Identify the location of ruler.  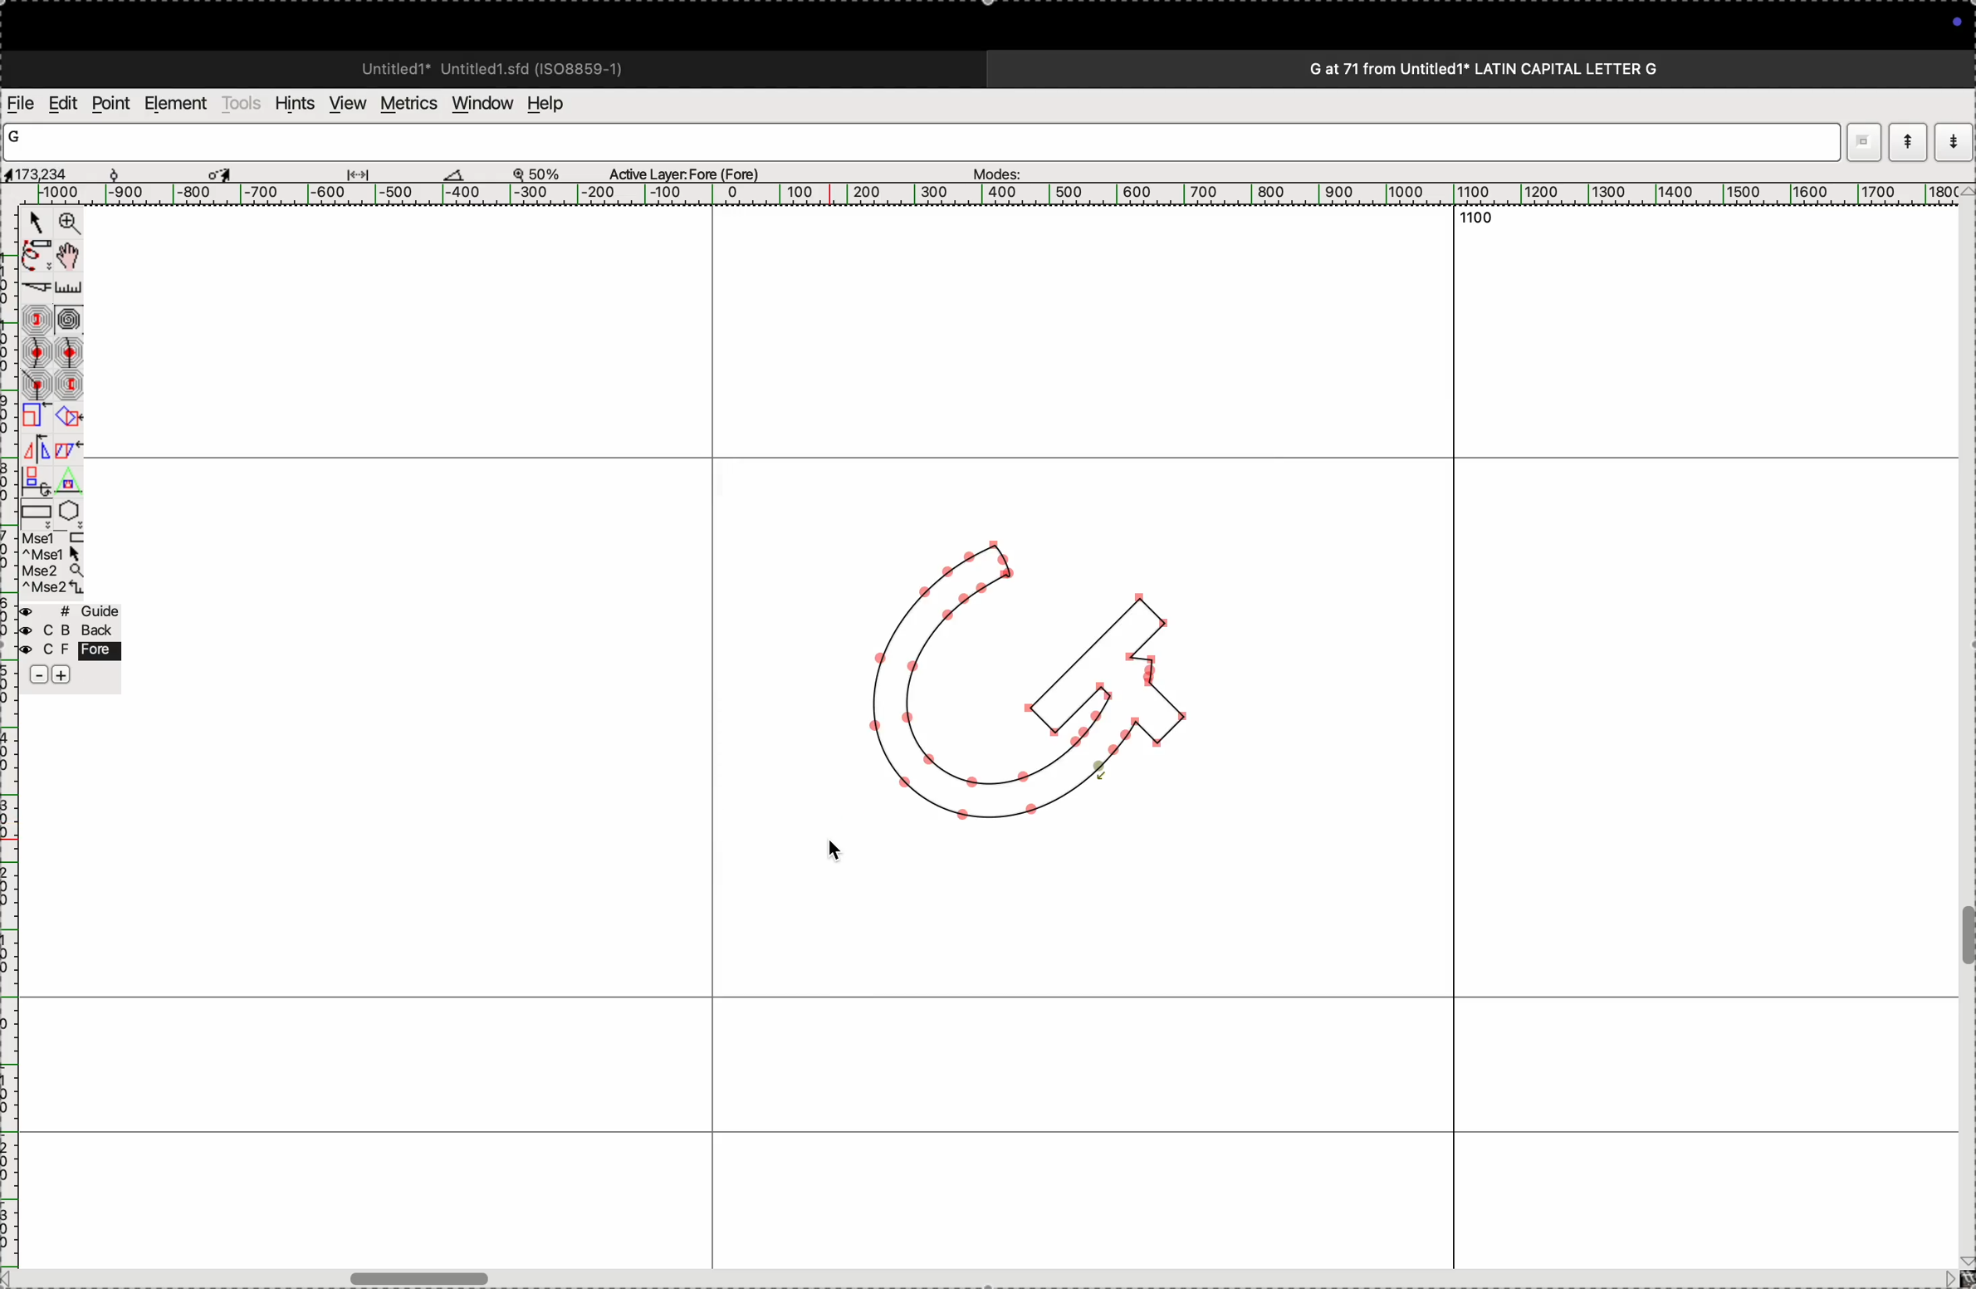
(12, 992).